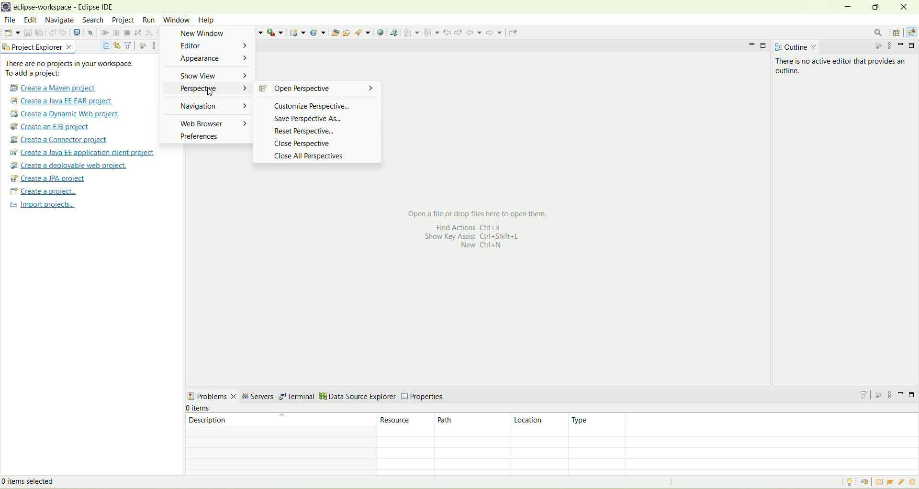 The height and width of the screenshot is (489, 919). I want to click on close all perspectives, so click(311, 156).